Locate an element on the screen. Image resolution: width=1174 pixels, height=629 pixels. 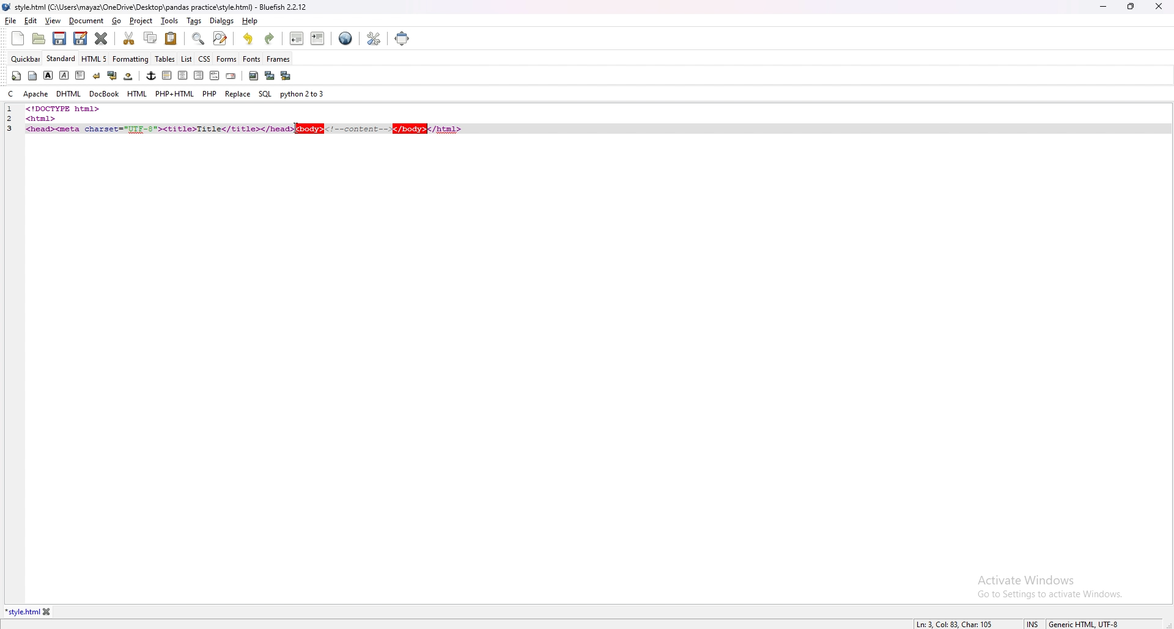
document is located at coordinates (87, 21).